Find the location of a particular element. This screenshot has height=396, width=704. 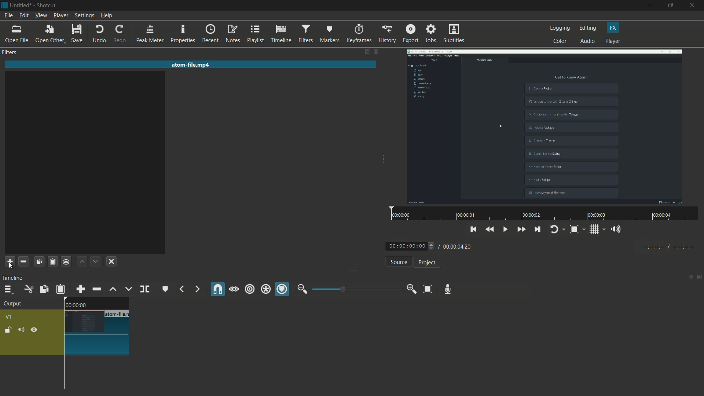

remove selected filter is located at coordinates (23, 261).